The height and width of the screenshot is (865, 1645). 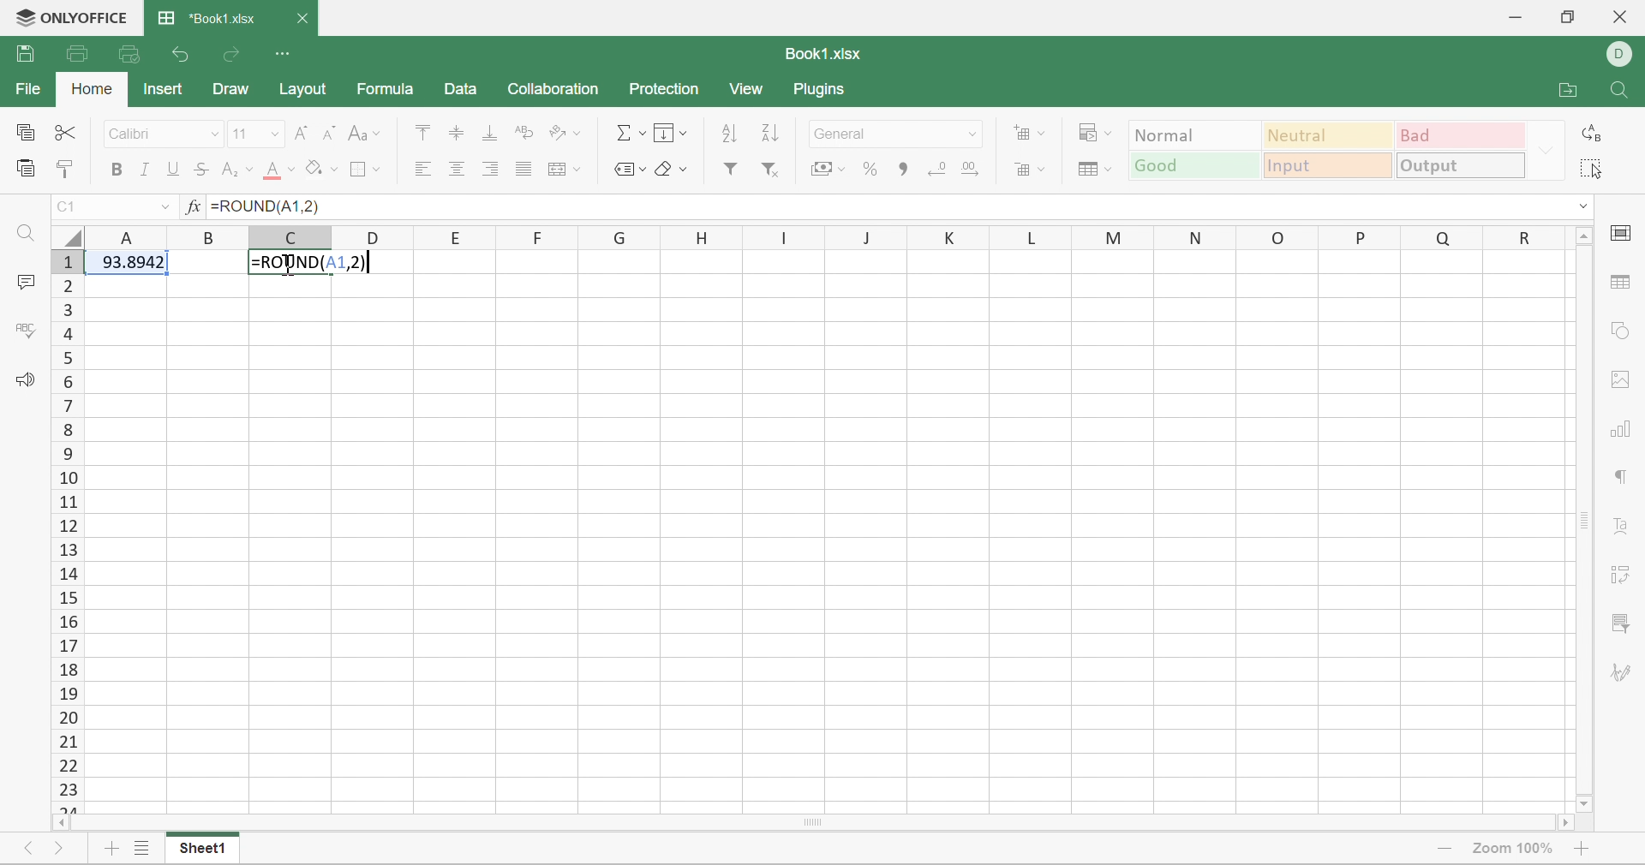 I want to click on Strikethrough, so click(x=203, y=168).